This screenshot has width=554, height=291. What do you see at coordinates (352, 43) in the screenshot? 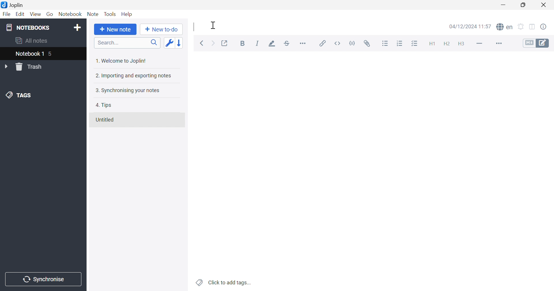
I see `Code` at bounding box center [352, 43].